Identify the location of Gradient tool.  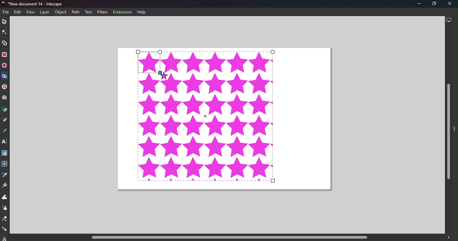
(5, 154).